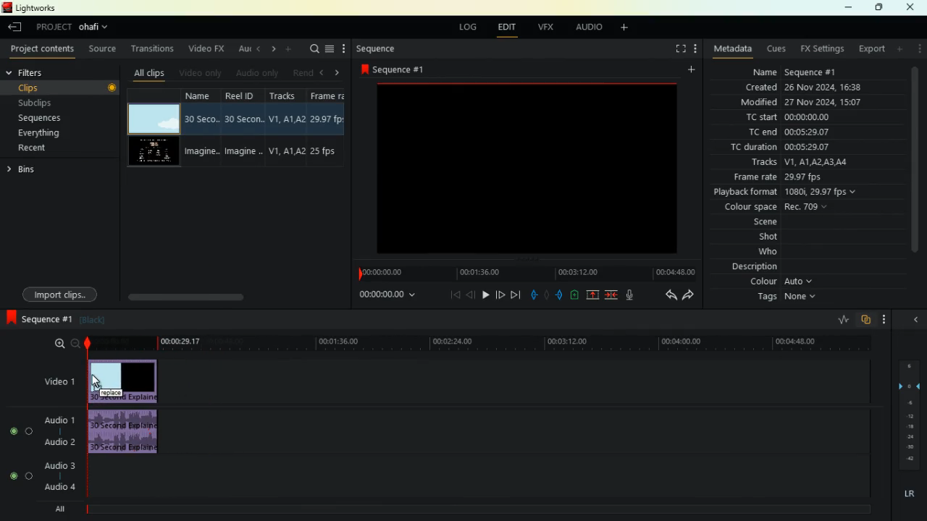  I want to click on video, so click(127, 382).